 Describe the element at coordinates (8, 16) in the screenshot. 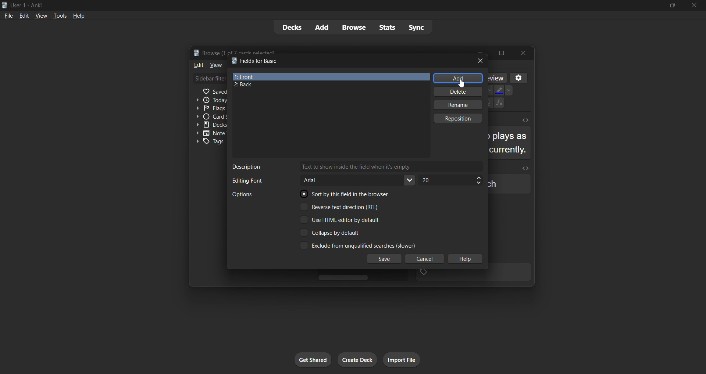

I see `file` at that location.